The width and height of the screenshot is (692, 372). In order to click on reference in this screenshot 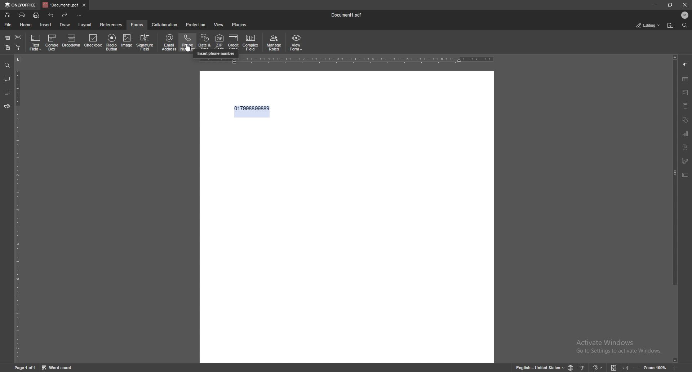, I will do `click(111, 25)`.